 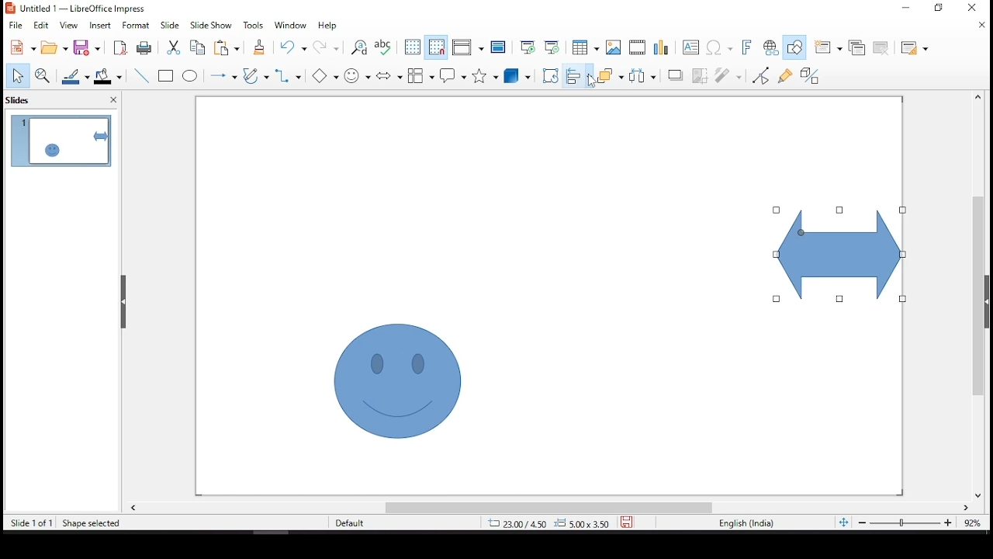 I want to click on crop image, so click(x=701, y=74).